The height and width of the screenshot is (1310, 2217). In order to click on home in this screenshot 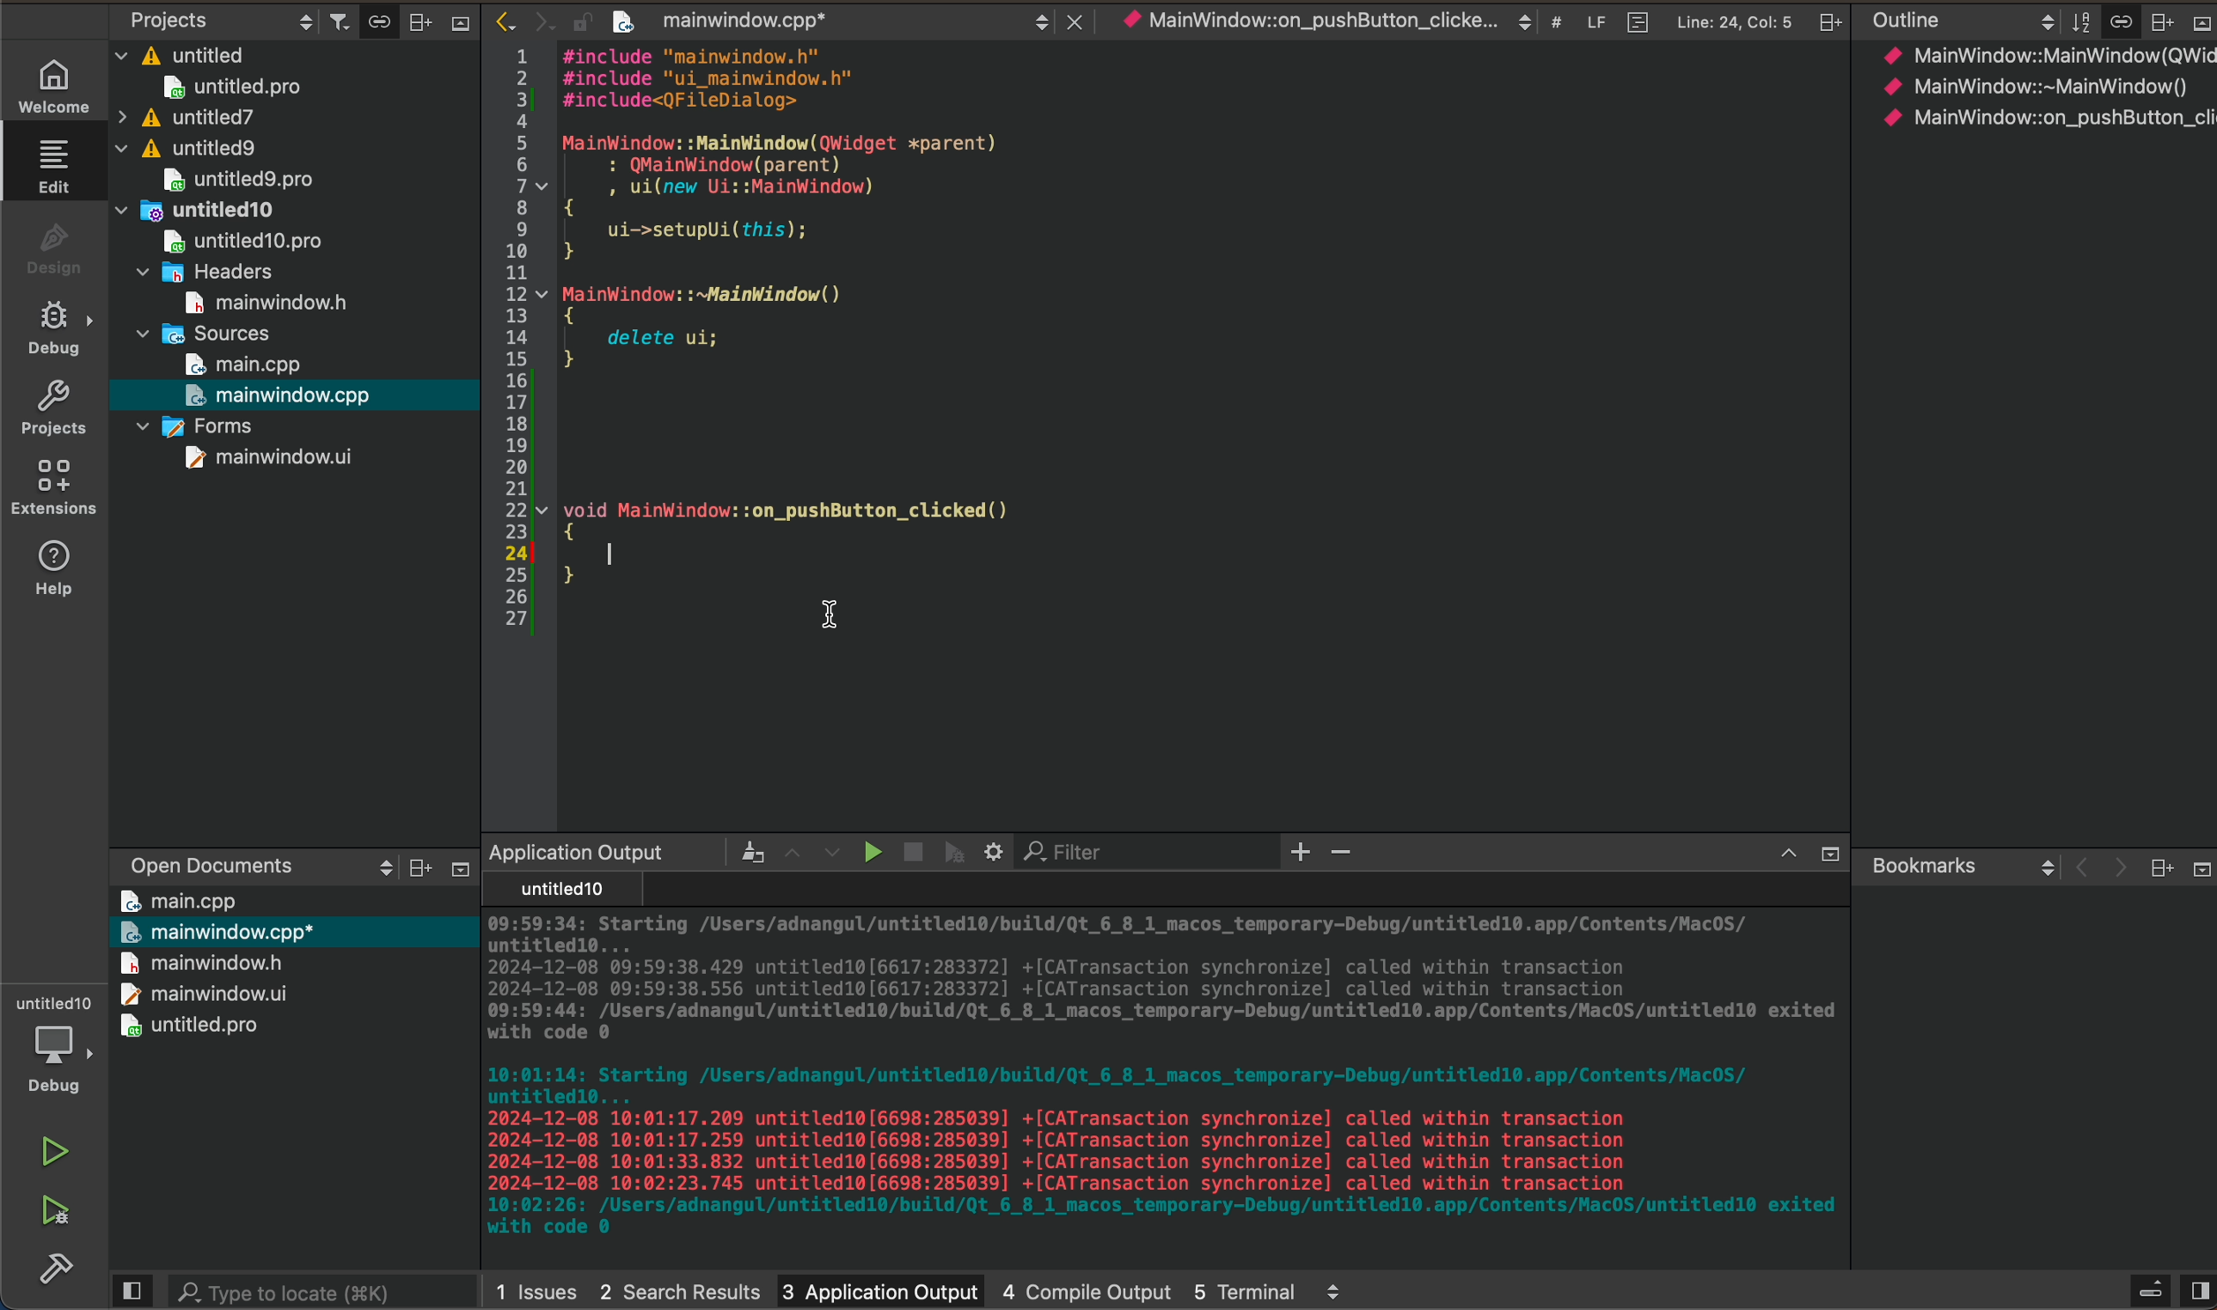, I will do `click(48, 84)`.